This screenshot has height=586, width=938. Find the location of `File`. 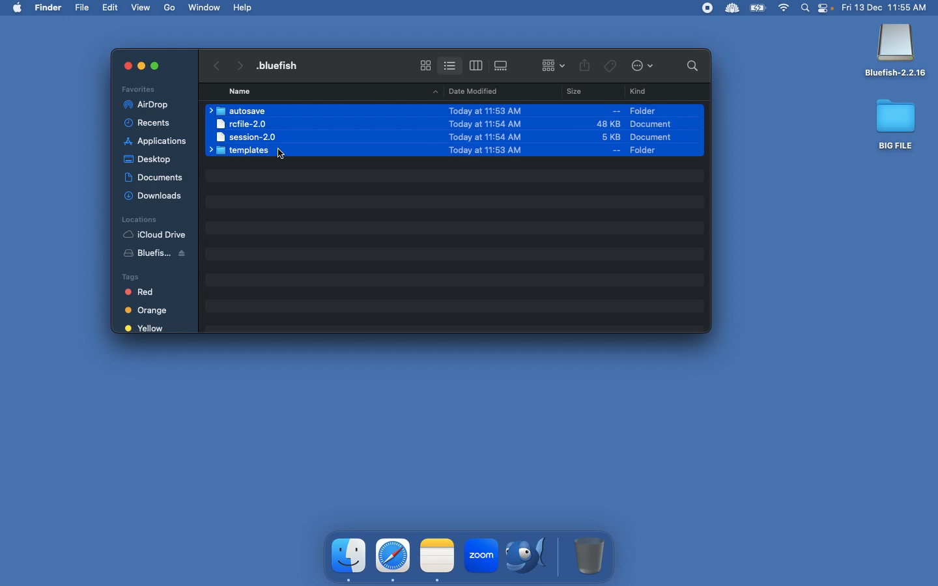

File is located at coordinates (83, 8).